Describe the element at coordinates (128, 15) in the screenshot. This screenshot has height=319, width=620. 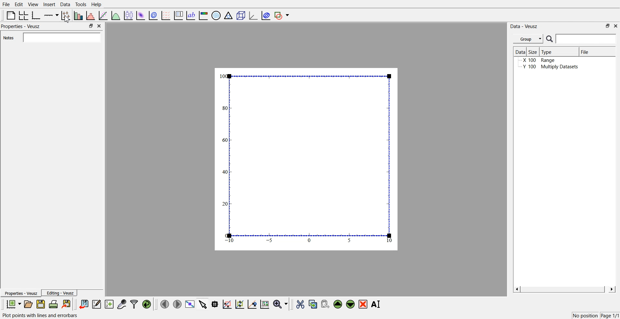
I see `plot a boxplot` at that location.